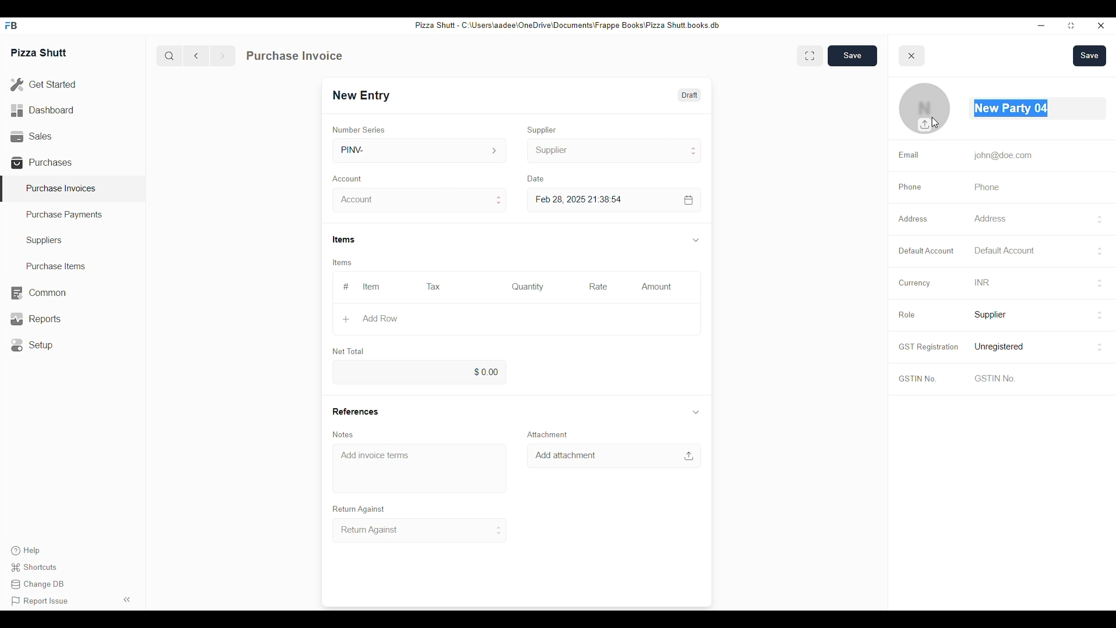 The image size is (1116, 628). What do you see at coordinates (44, 162) in the screenshot?
I see `Purchases` at bounding box center [44, 162].